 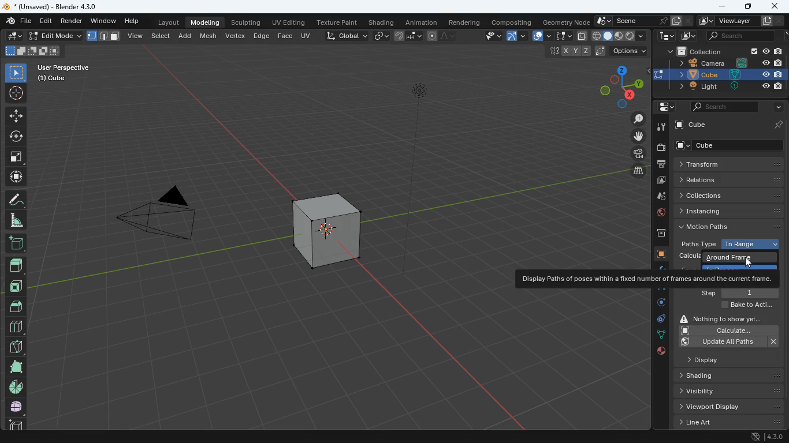 I want to click on Display, so click(x=717, y=359).